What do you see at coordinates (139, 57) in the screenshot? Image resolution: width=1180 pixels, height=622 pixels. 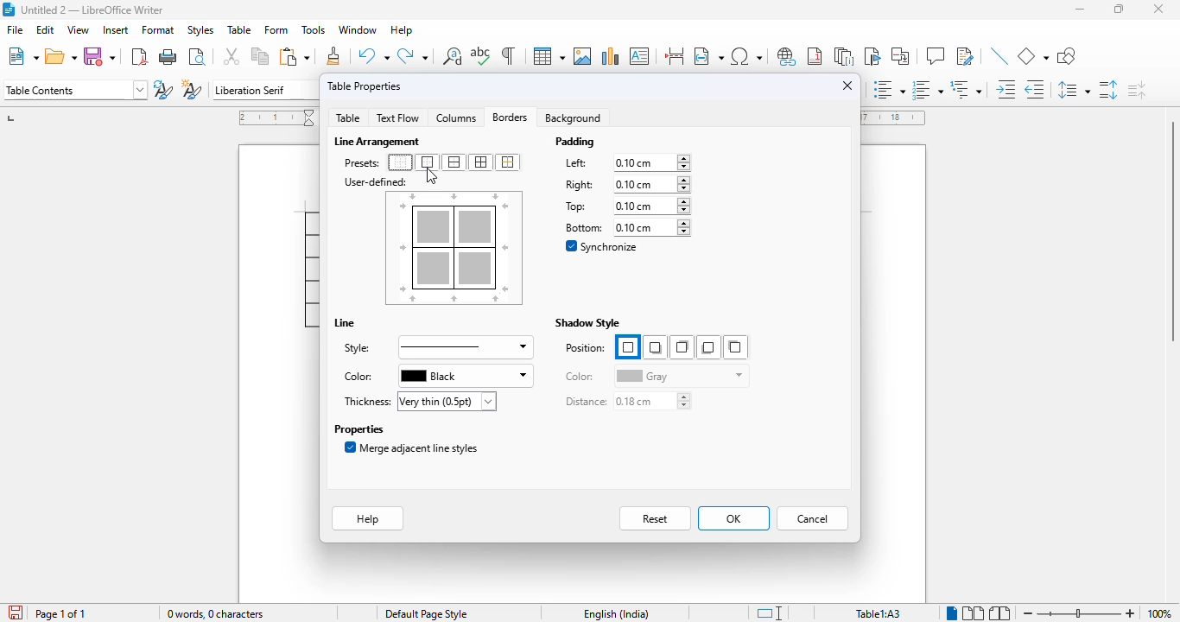 I see `export directly as PDF` at bounding box center [139, 57].